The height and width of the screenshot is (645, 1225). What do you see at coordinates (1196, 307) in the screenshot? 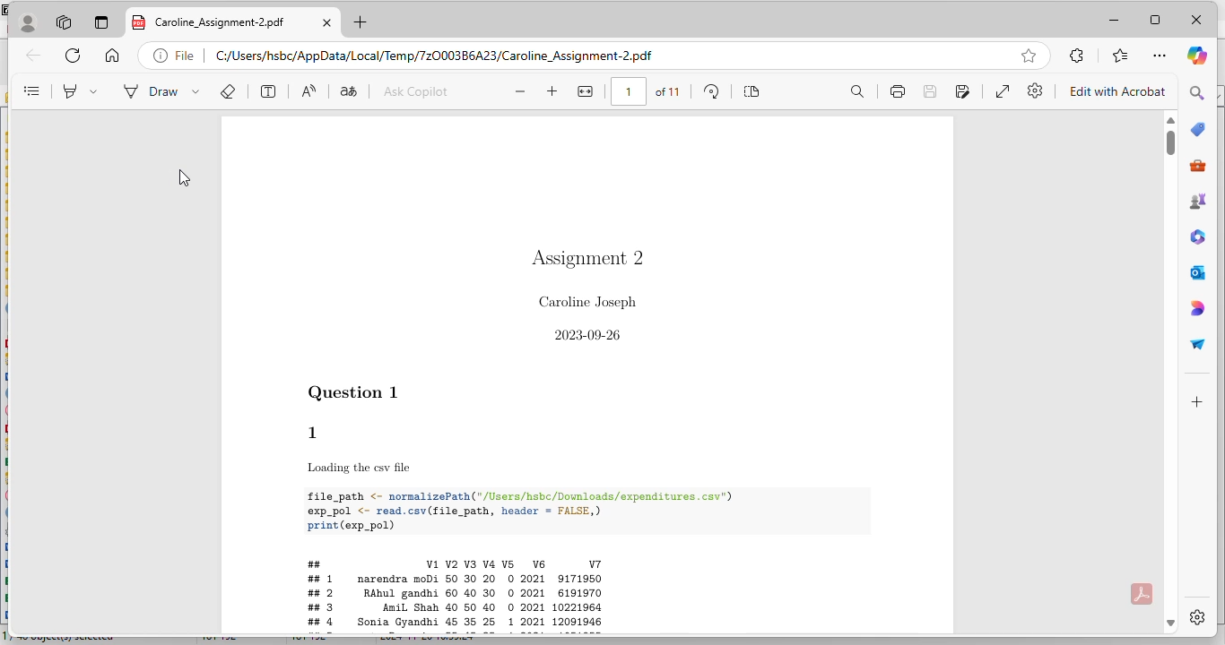
I see `image creator from designer` at bounding box center [1196, 307].